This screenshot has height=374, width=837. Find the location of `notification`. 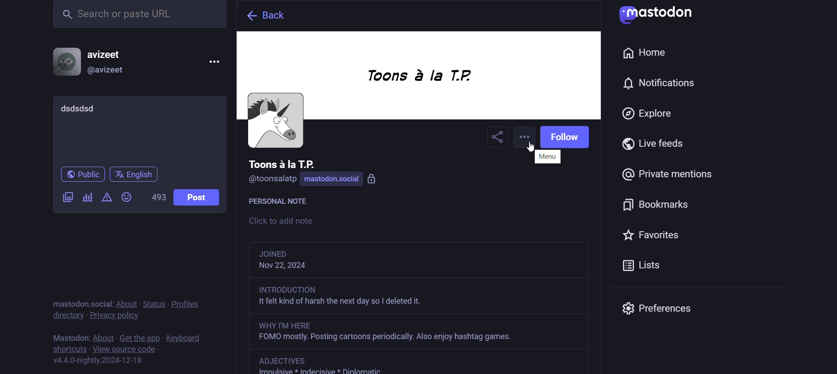

notification is located at coordinates (656, 87).